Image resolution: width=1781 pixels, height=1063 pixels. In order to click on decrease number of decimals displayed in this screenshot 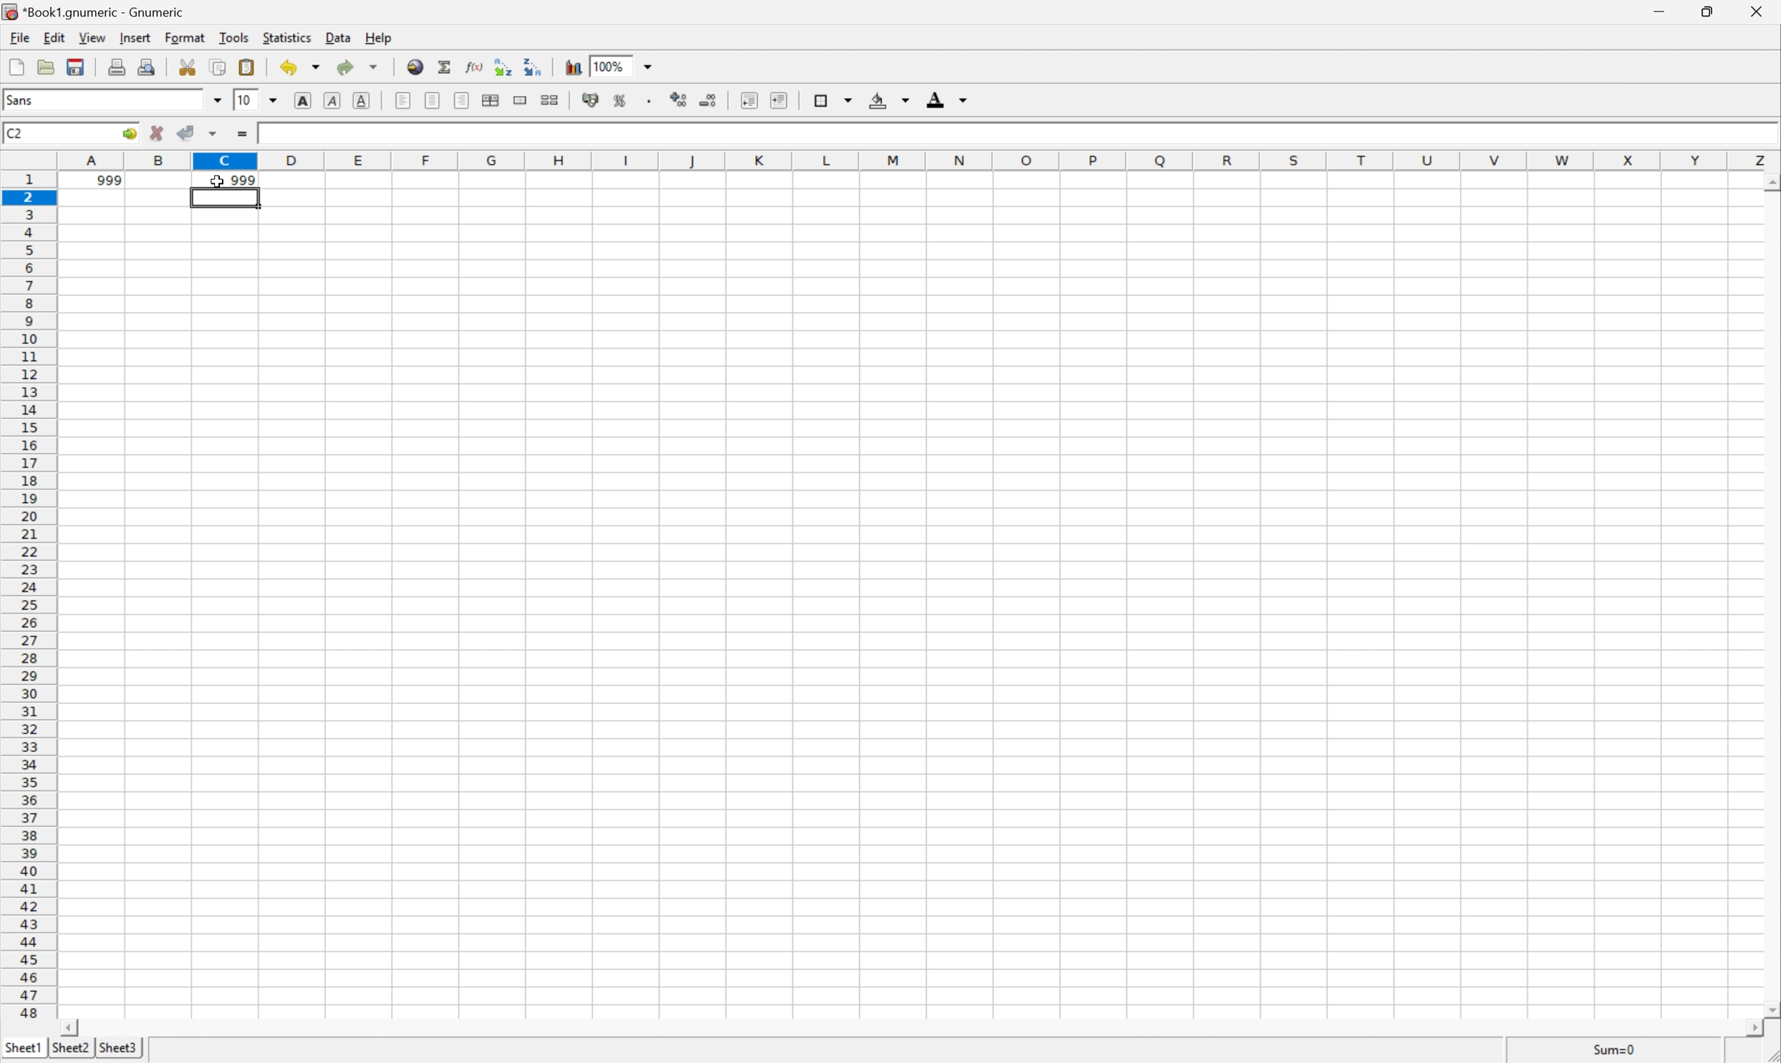, I will do `click(708, 100)`.